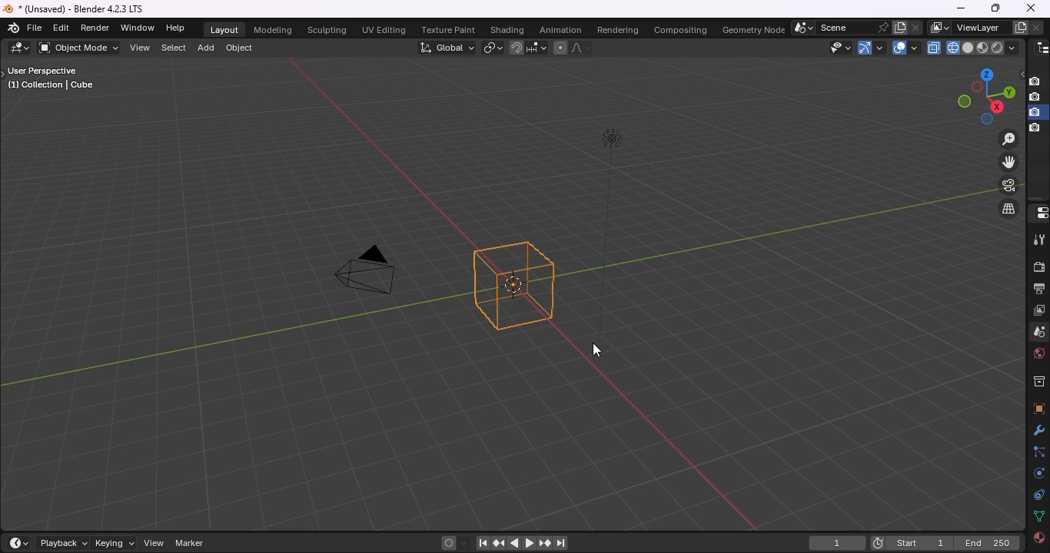 Image resolution: width=1050 pixels, height=553 pixels. What do you see at coordinates (681, 31) in the screenshot?
I see `composting` at bounding box center [681, 31].